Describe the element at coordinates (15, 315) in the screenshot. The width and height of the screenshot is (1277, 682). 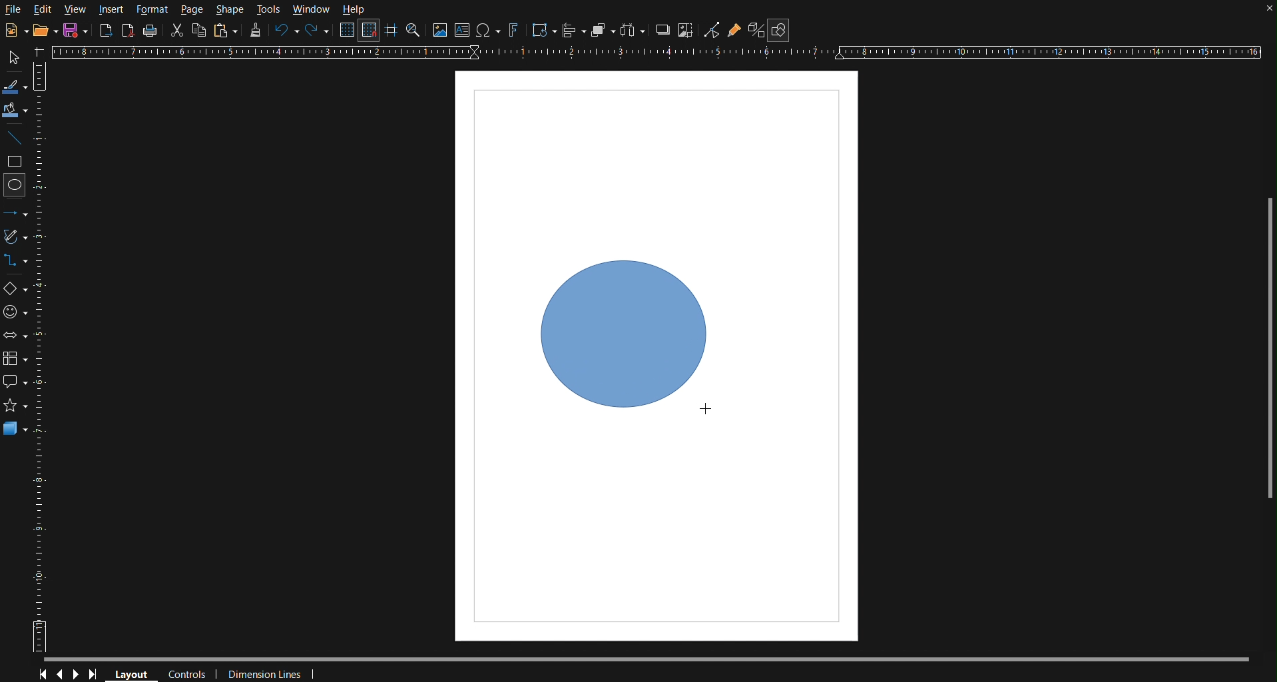
I see `Symbol Shapes` at that location.